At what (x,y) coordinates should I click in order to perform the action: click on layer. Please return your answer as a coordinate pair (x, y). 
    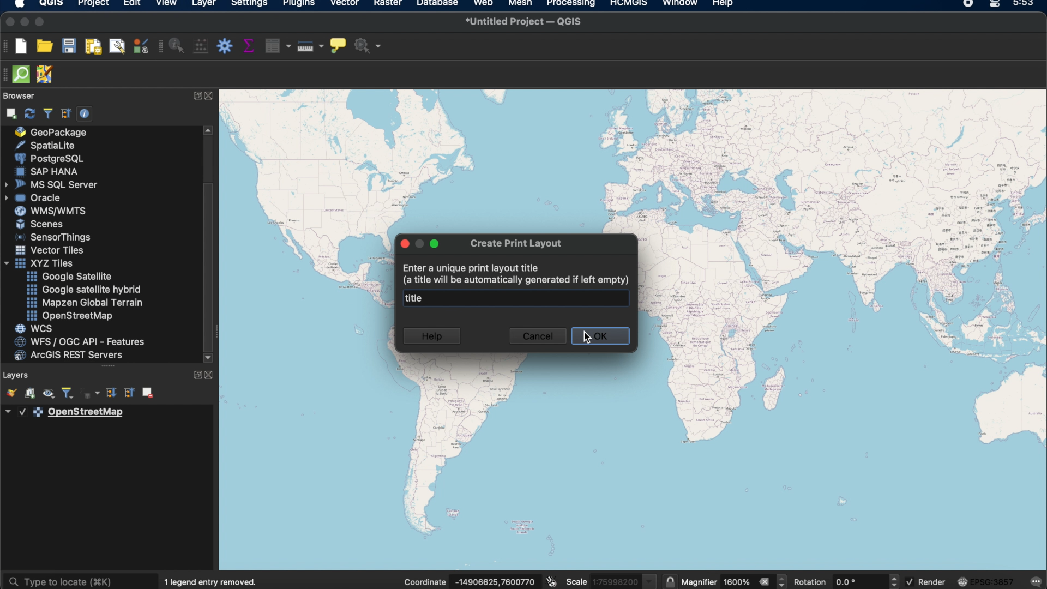
    Looking at the image, I should click on (64, 414).